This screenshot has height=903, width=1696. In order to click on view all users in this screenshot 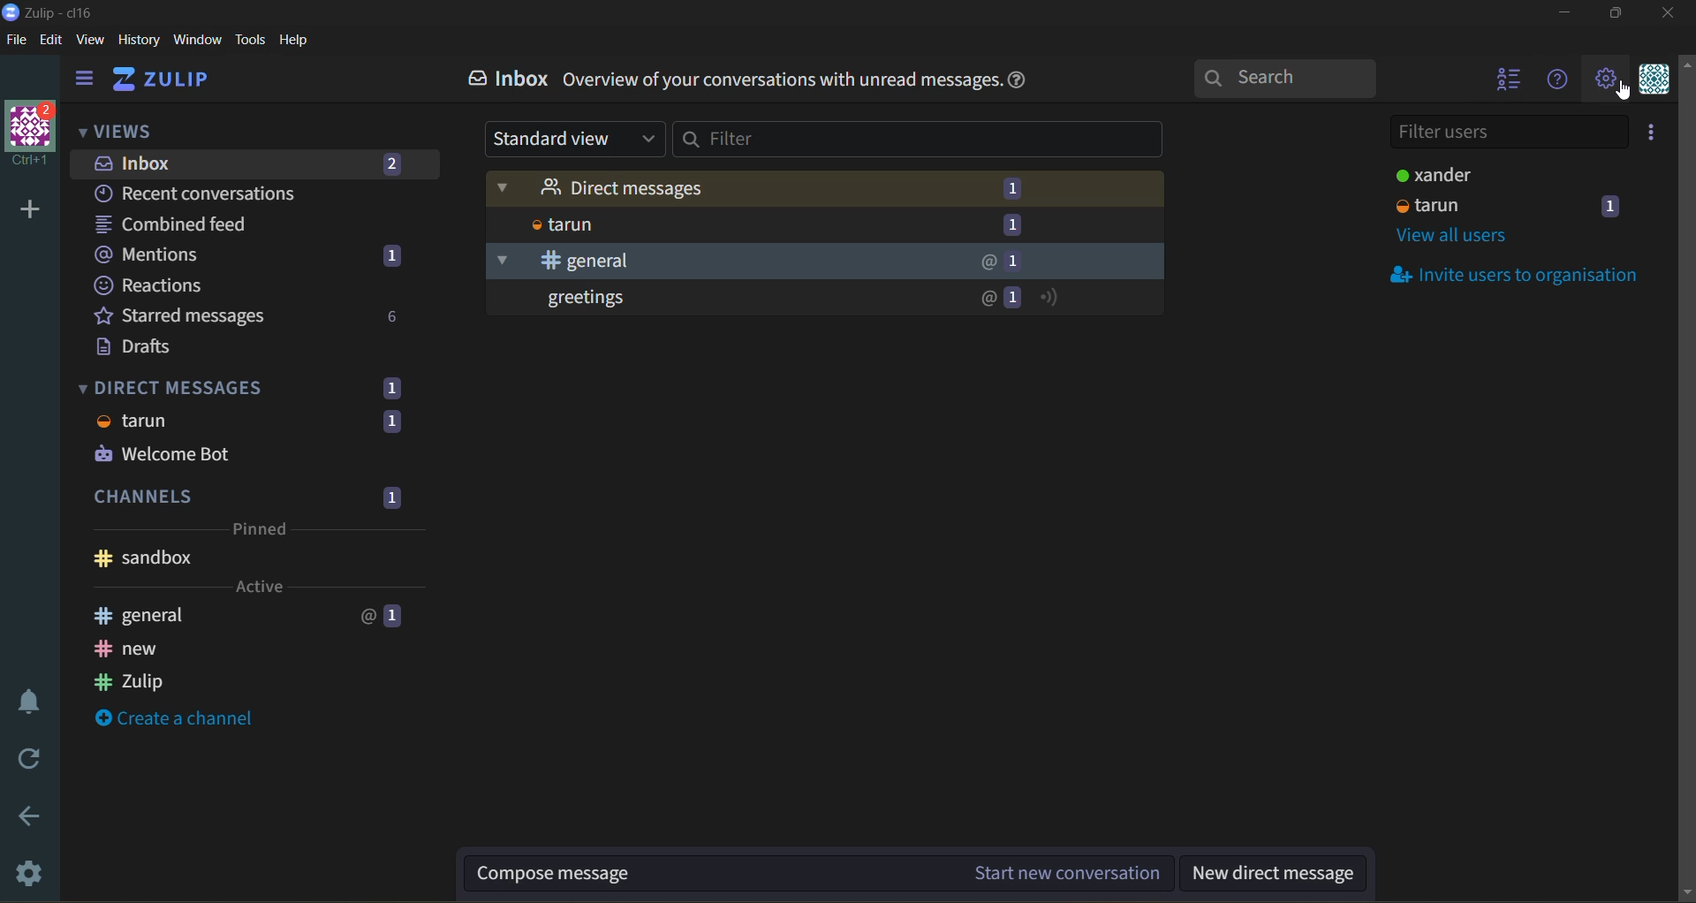, I will do `click(1455, 239)`.